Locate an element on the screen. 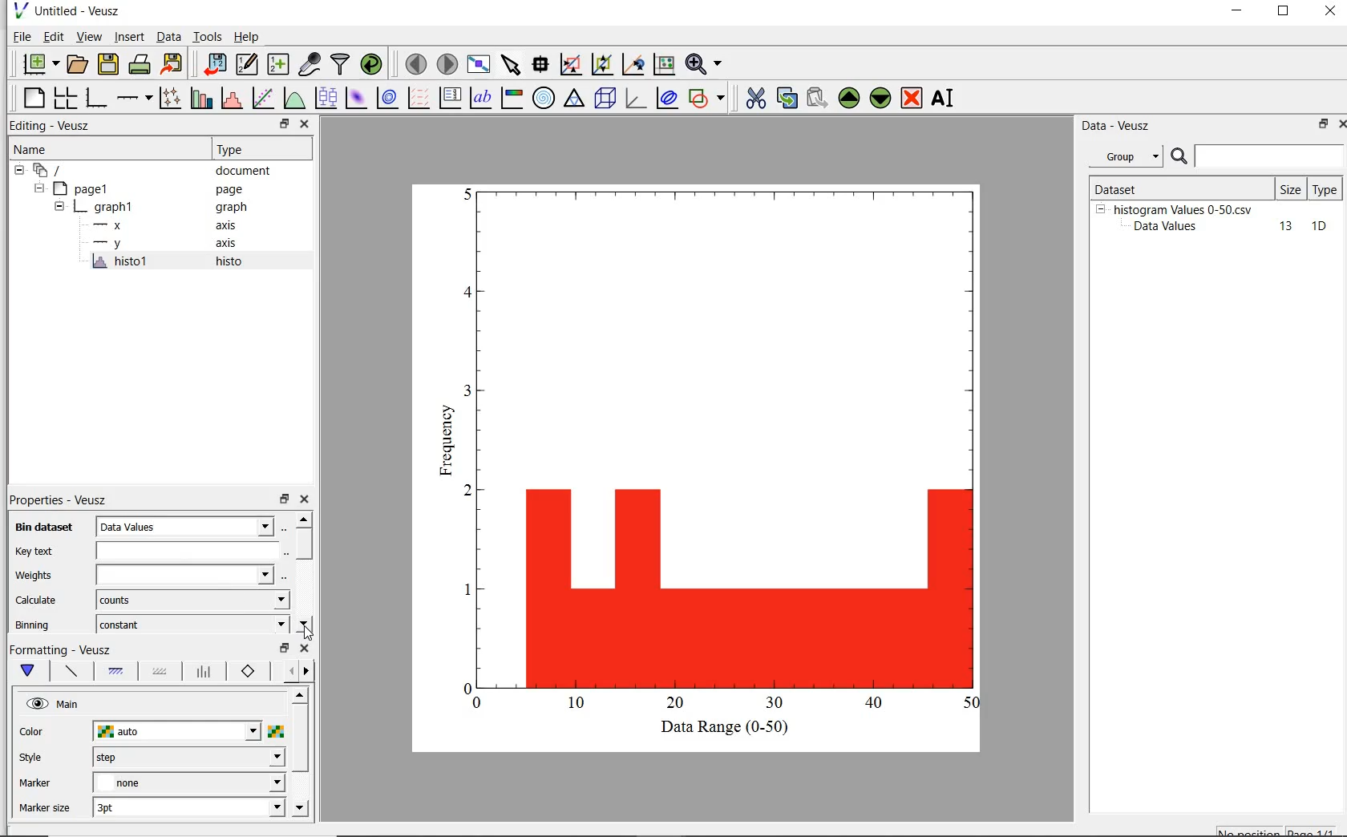 The height and width of the screenshot is (837, 1347). view is located at coordinates (91, 36).